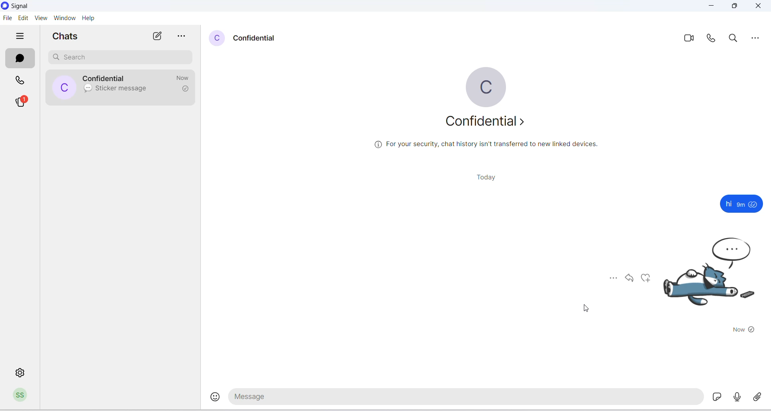 The image size is (771, 411). I want to click on chats, so click(21, 57).